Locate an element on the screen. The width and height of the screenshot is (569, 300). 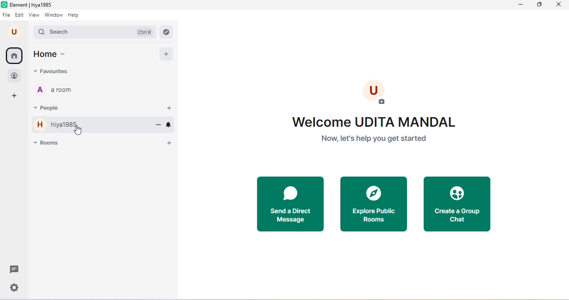
explore rooms is located at coordinates (167, 32).